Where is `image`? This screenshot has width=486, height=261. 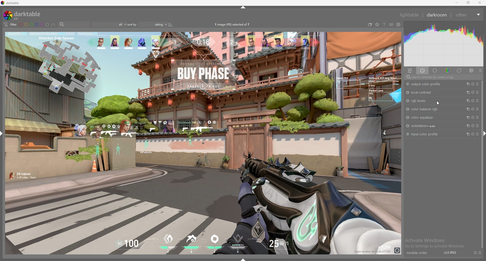 image is located at coordinates (204, 143).